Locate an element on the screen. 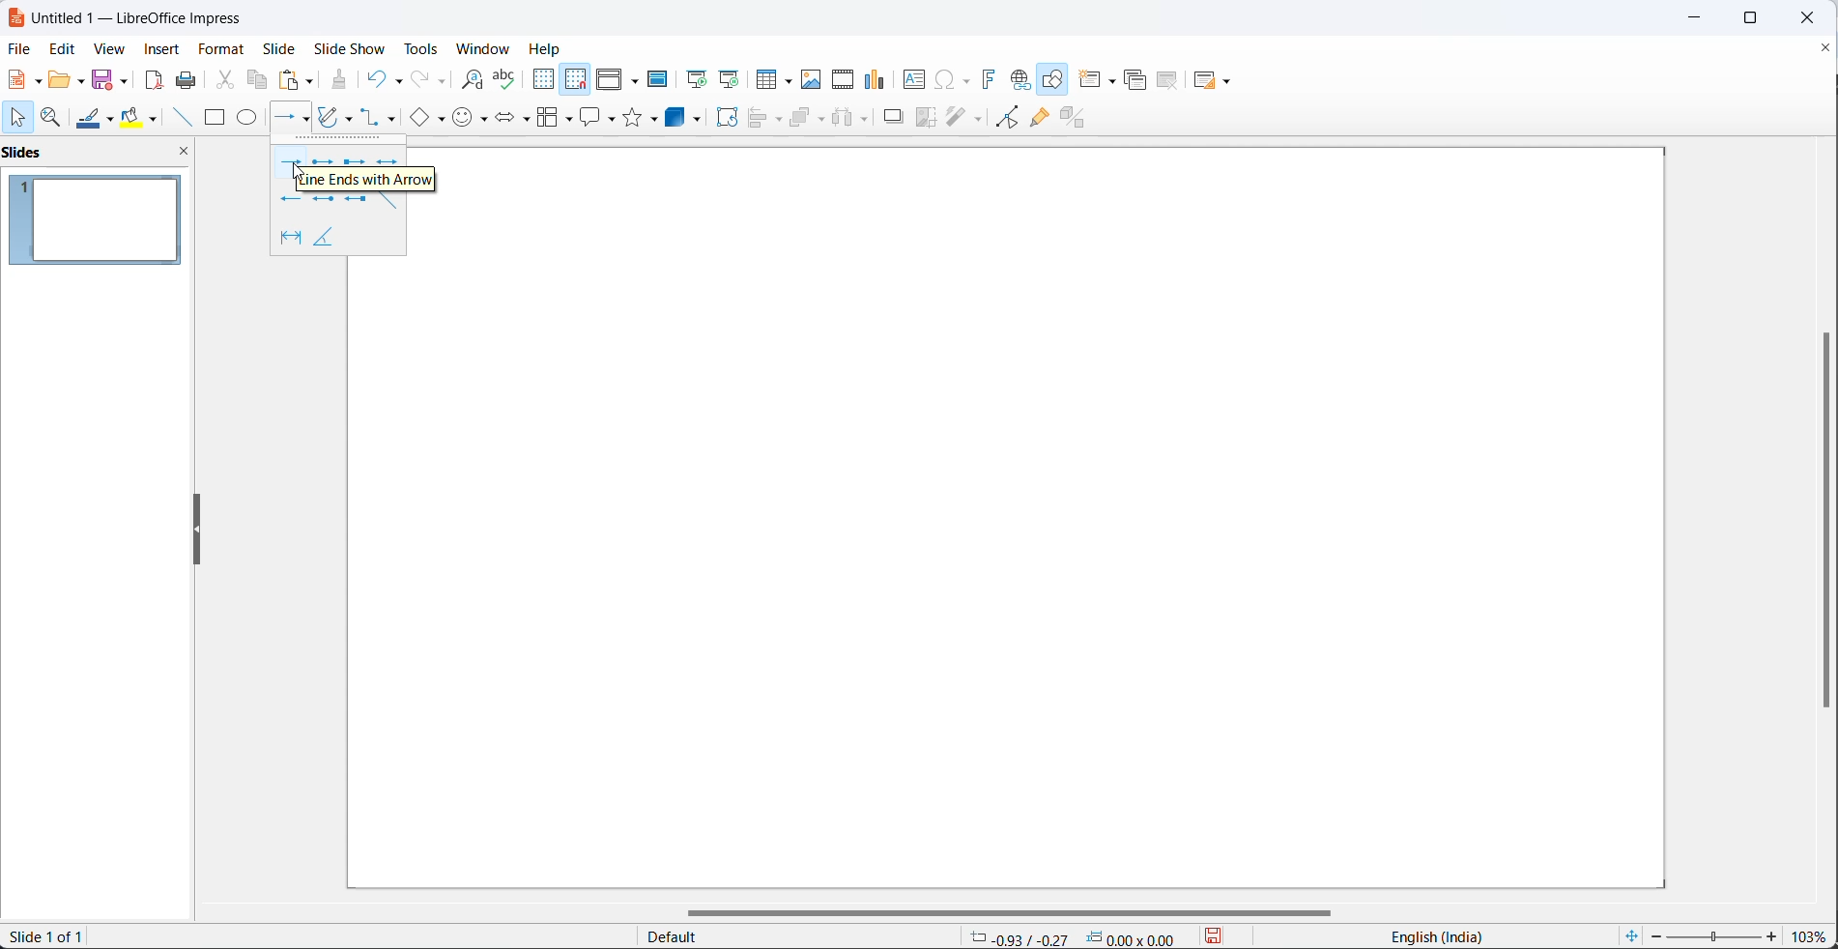 This screenshot has height=949, width=1838. rotate is located at coordinates (727, 119).